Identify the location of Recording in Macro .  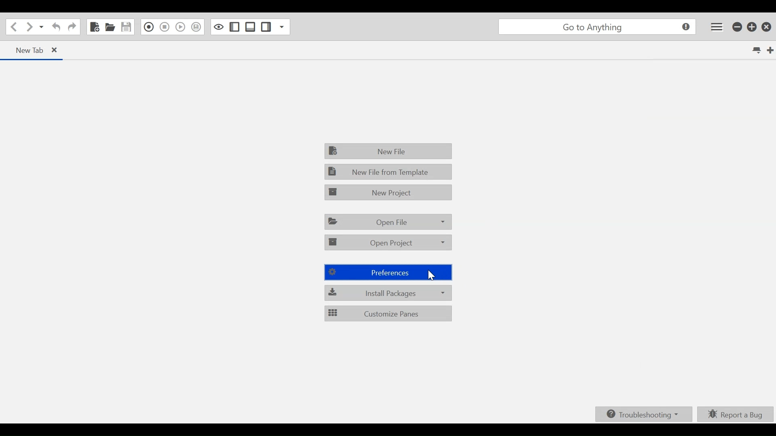
(149, 27).